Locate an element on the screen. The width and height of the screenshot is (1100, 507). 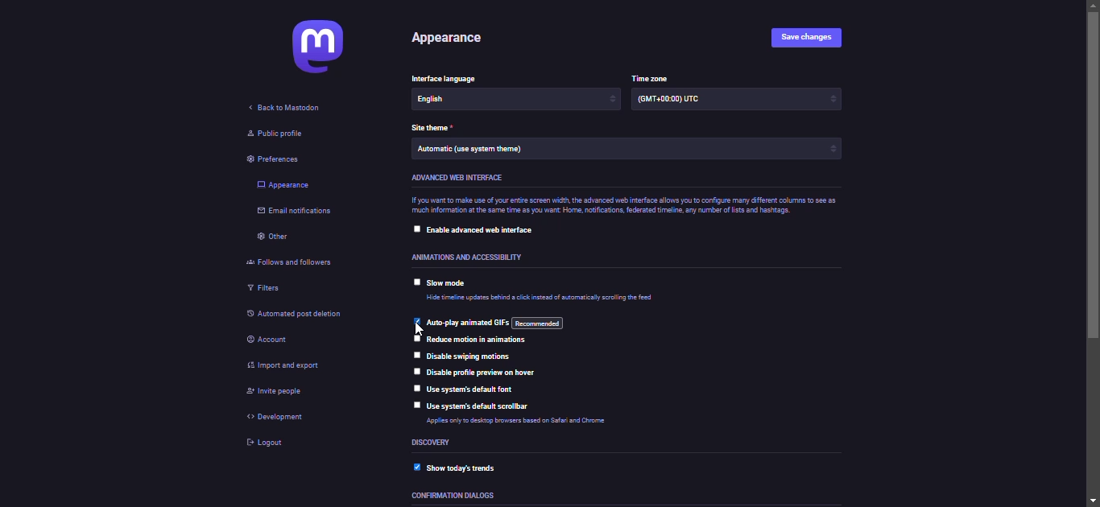
use system's default scrollbar is located at coordinates (473, 406).